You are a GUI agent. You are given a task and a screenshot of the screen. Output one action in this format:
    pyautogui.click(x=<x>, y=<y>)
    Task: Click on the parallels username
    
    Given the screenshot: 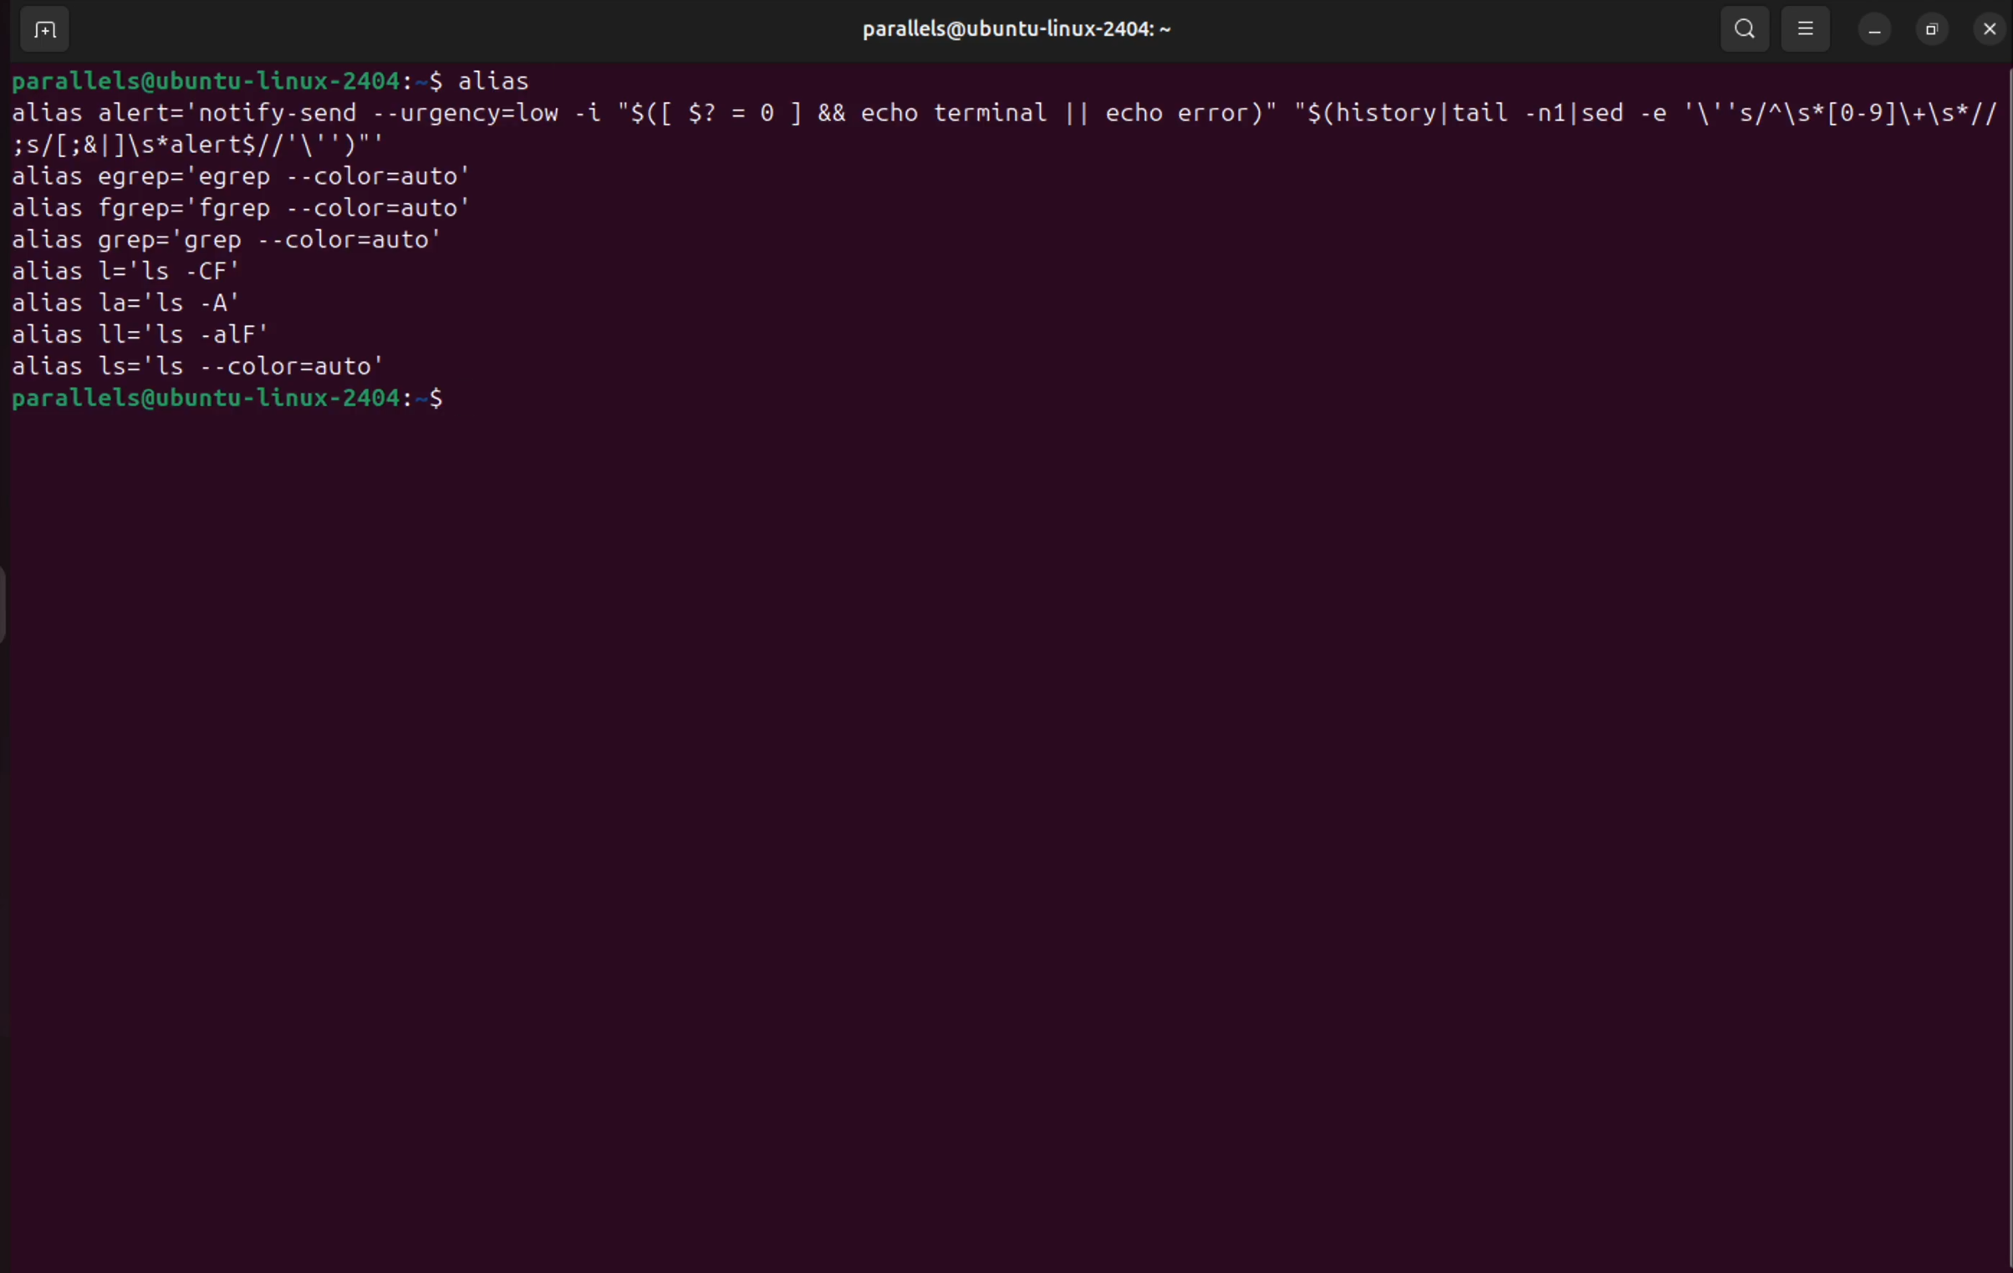 What is the action you would take?
    pyautogui.click(x=1008, y=29)
    